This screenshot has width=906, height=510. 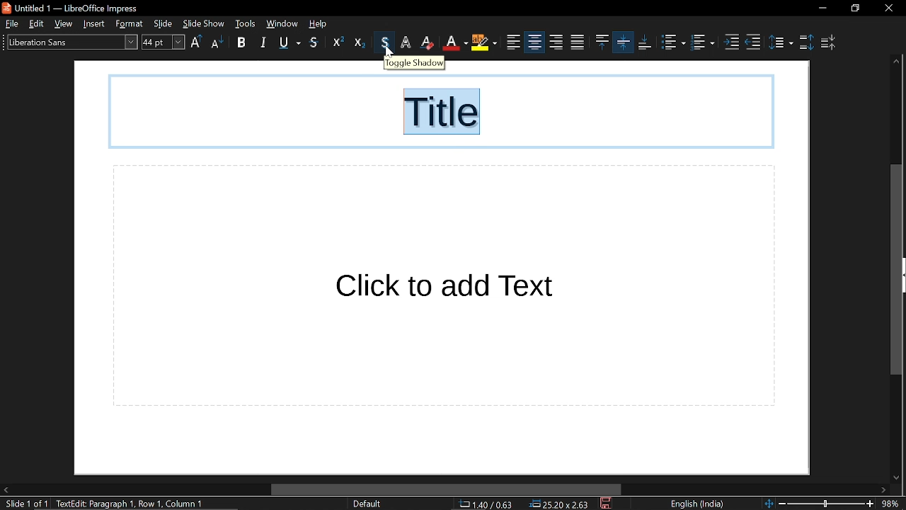 I want to click on edit, so click(x=38, y=24).